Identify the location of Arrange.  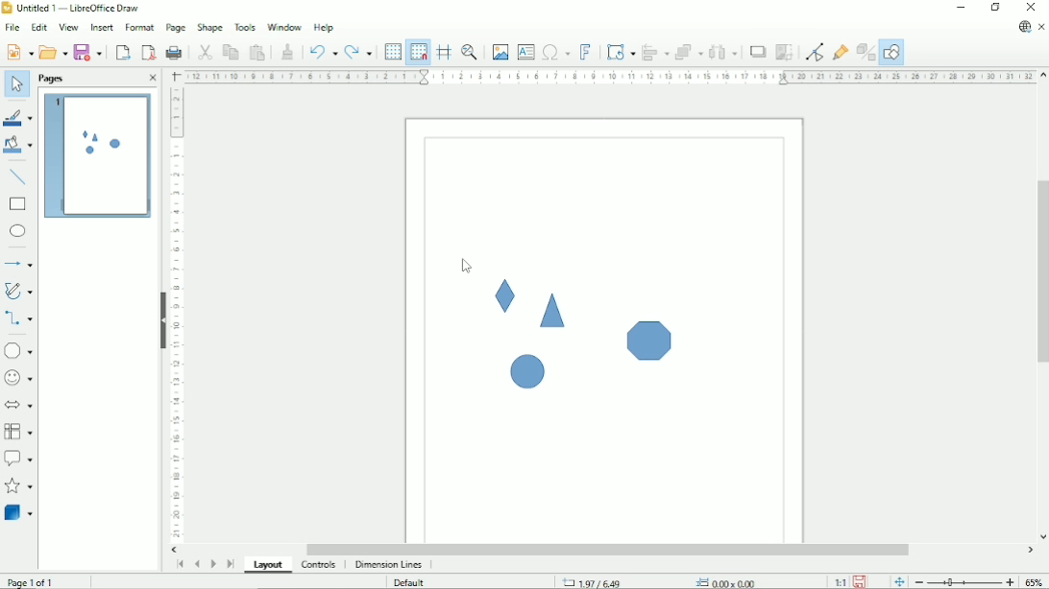
(688, 51).